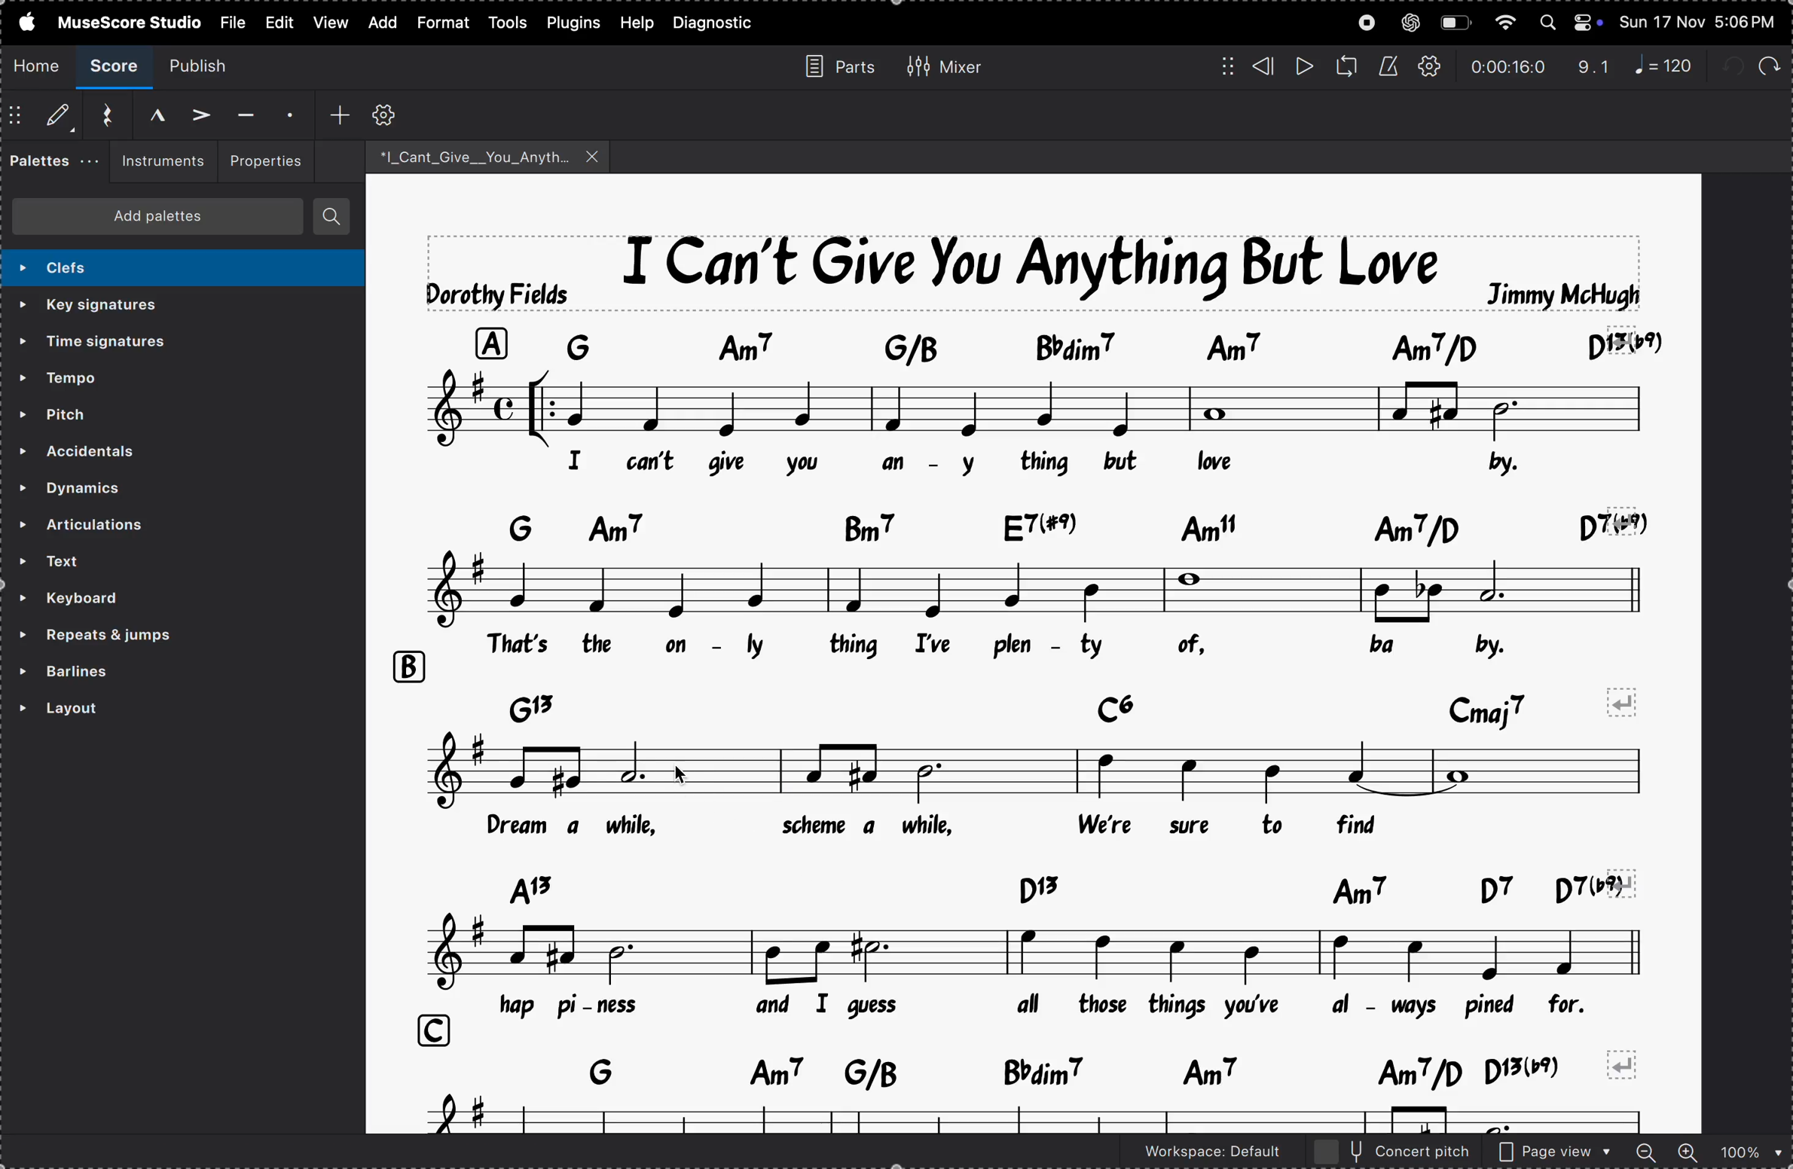  What do you see at coordinates (379, 23) in the screenshot?
I see `add` at bounding box center [379, 23].